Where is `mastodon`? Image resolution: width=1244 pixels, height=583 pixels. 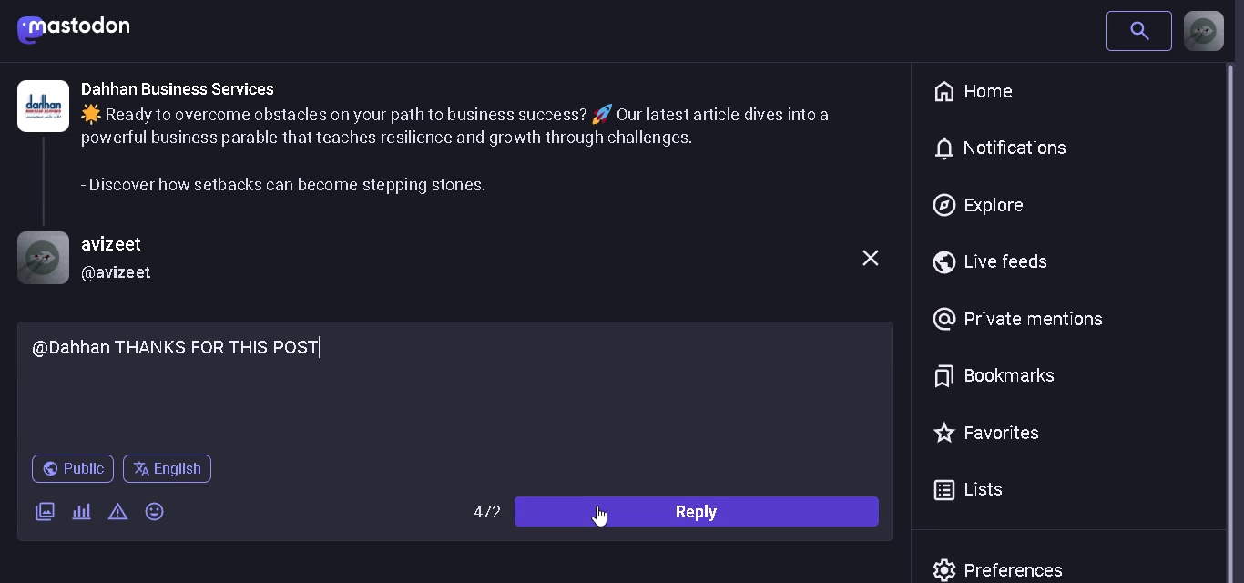 mastodon is located at coordinates (76, 29).